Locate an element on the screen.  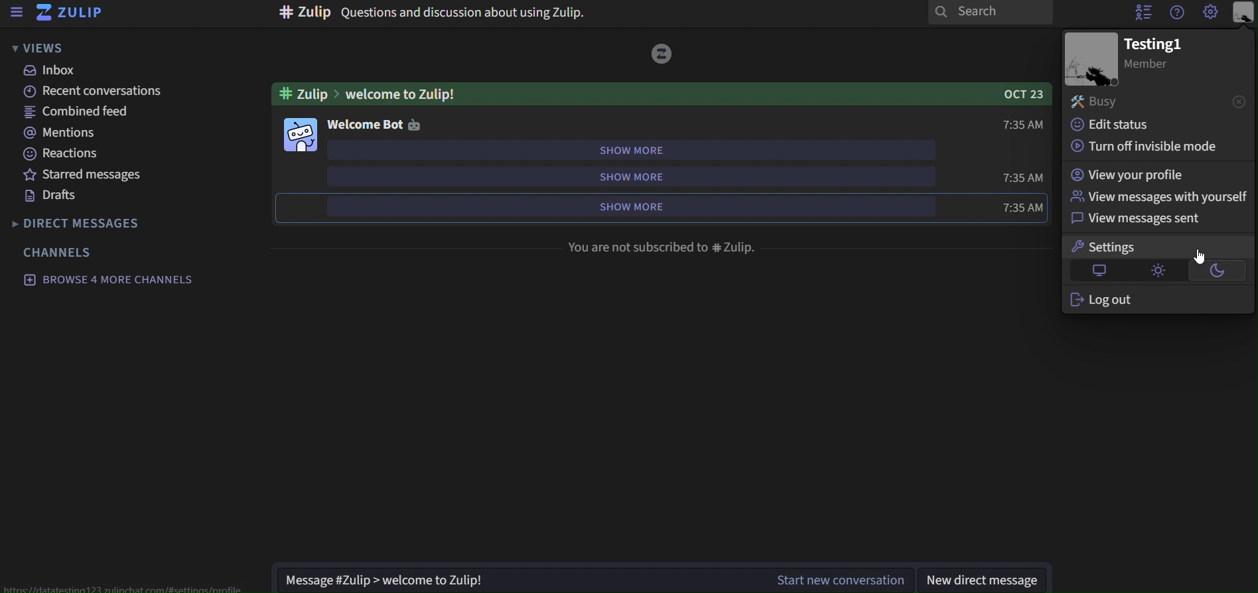
7:35 AM is located at coordinates (1025, 178).